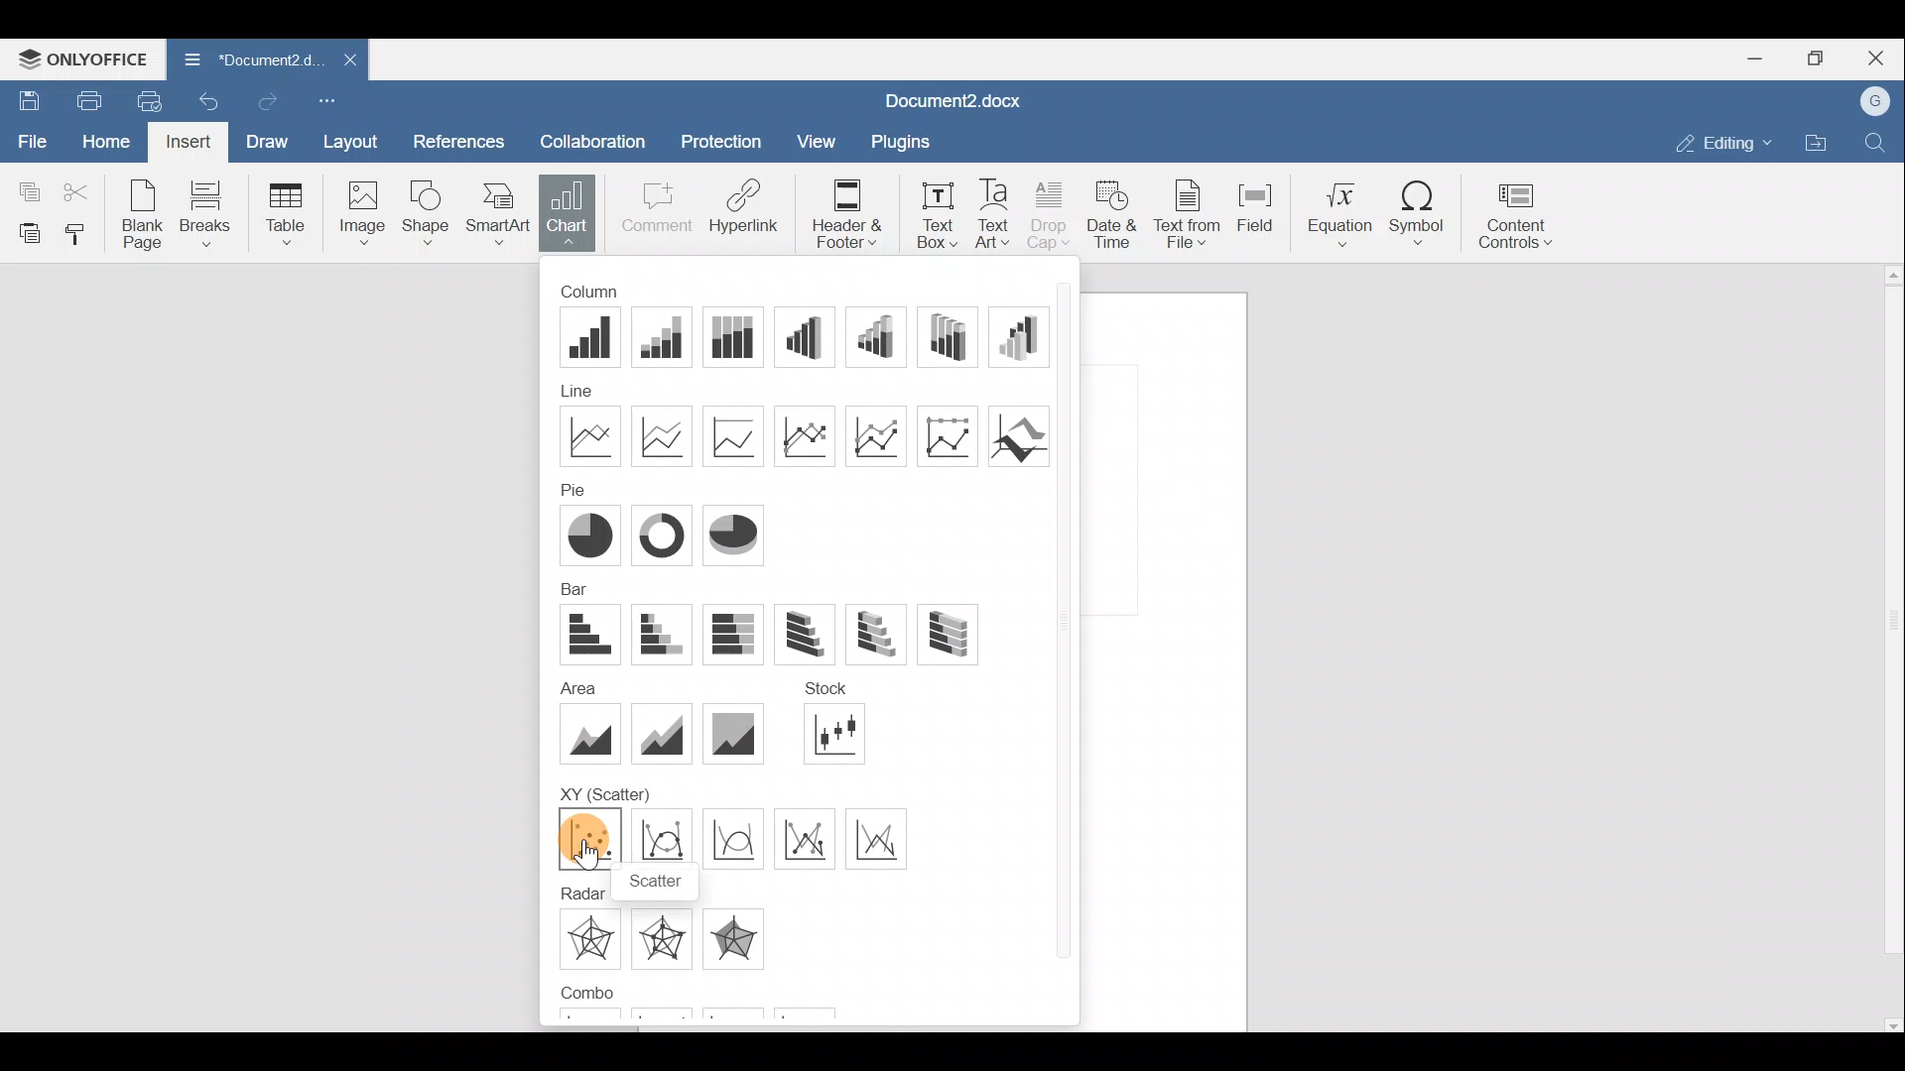 This screenshot has height=1071, width=1905. What do you see at coordinates (733, 839) in the screenshot?
I see `Scatter with smooth lines` at bounding box center [733, 839].